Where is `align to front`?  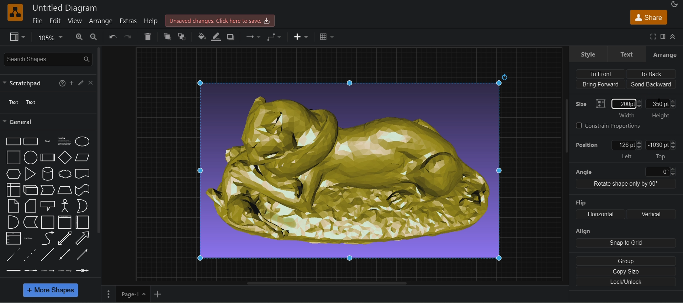 align to front is located at coordinates (604, 73).